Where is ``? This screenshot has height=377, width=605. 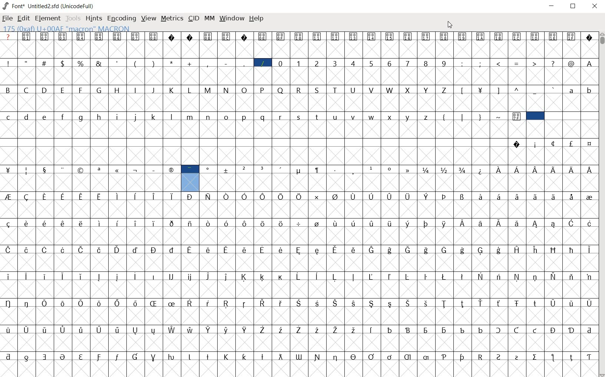
 is located at coordinates (480, 179).